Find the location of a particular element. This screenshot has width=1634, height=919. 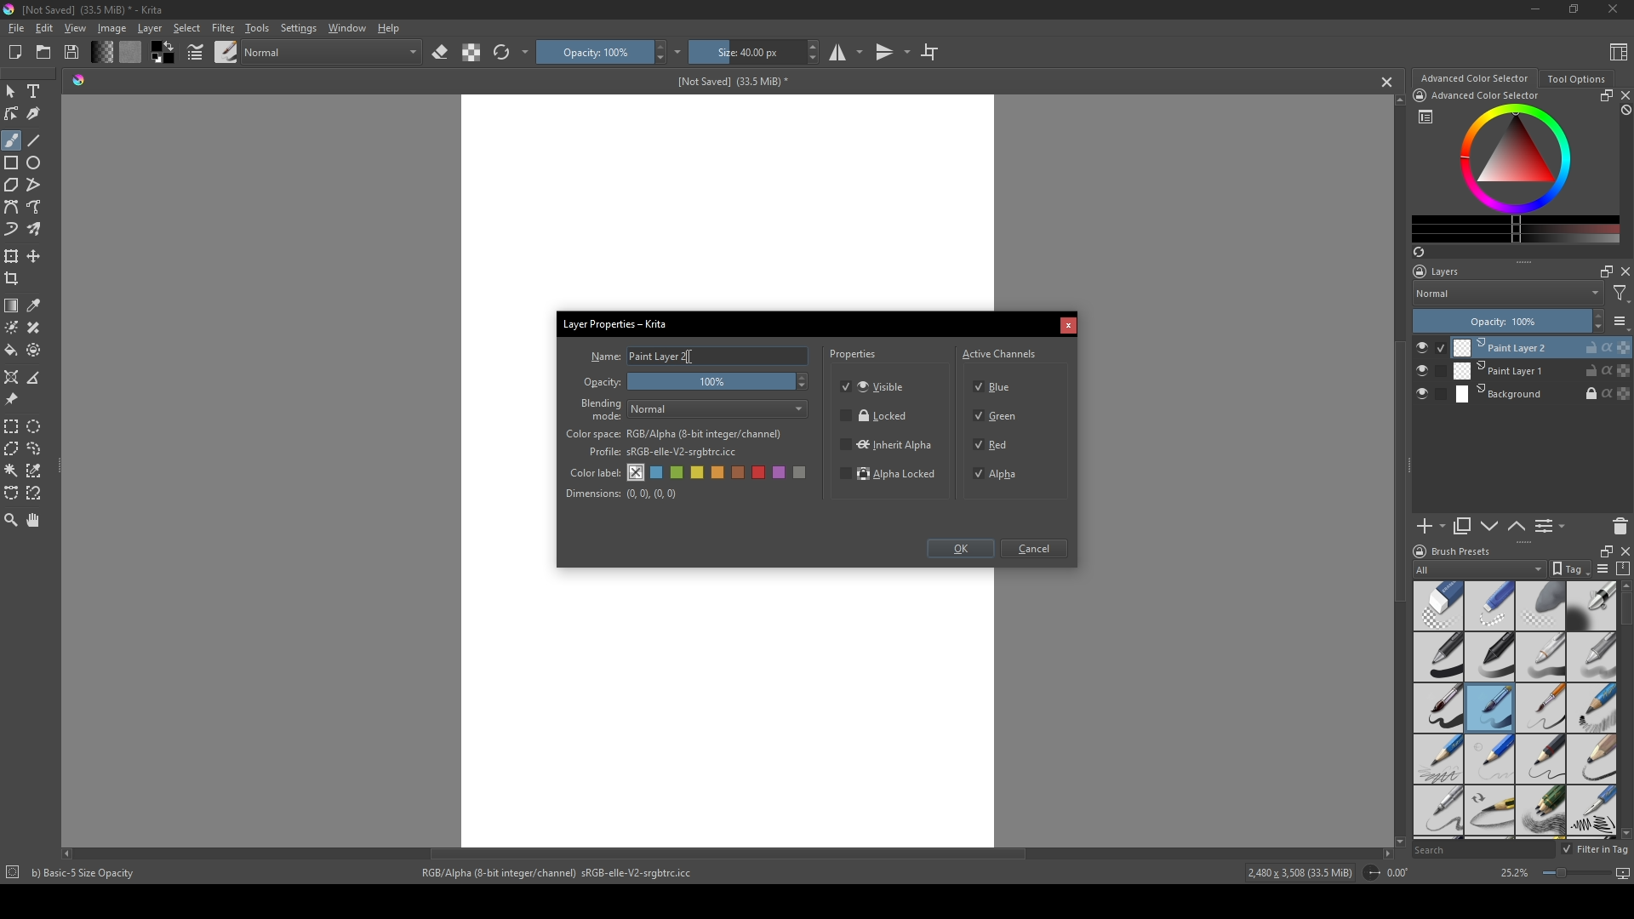

resize is located at coordinates (1603, 95).